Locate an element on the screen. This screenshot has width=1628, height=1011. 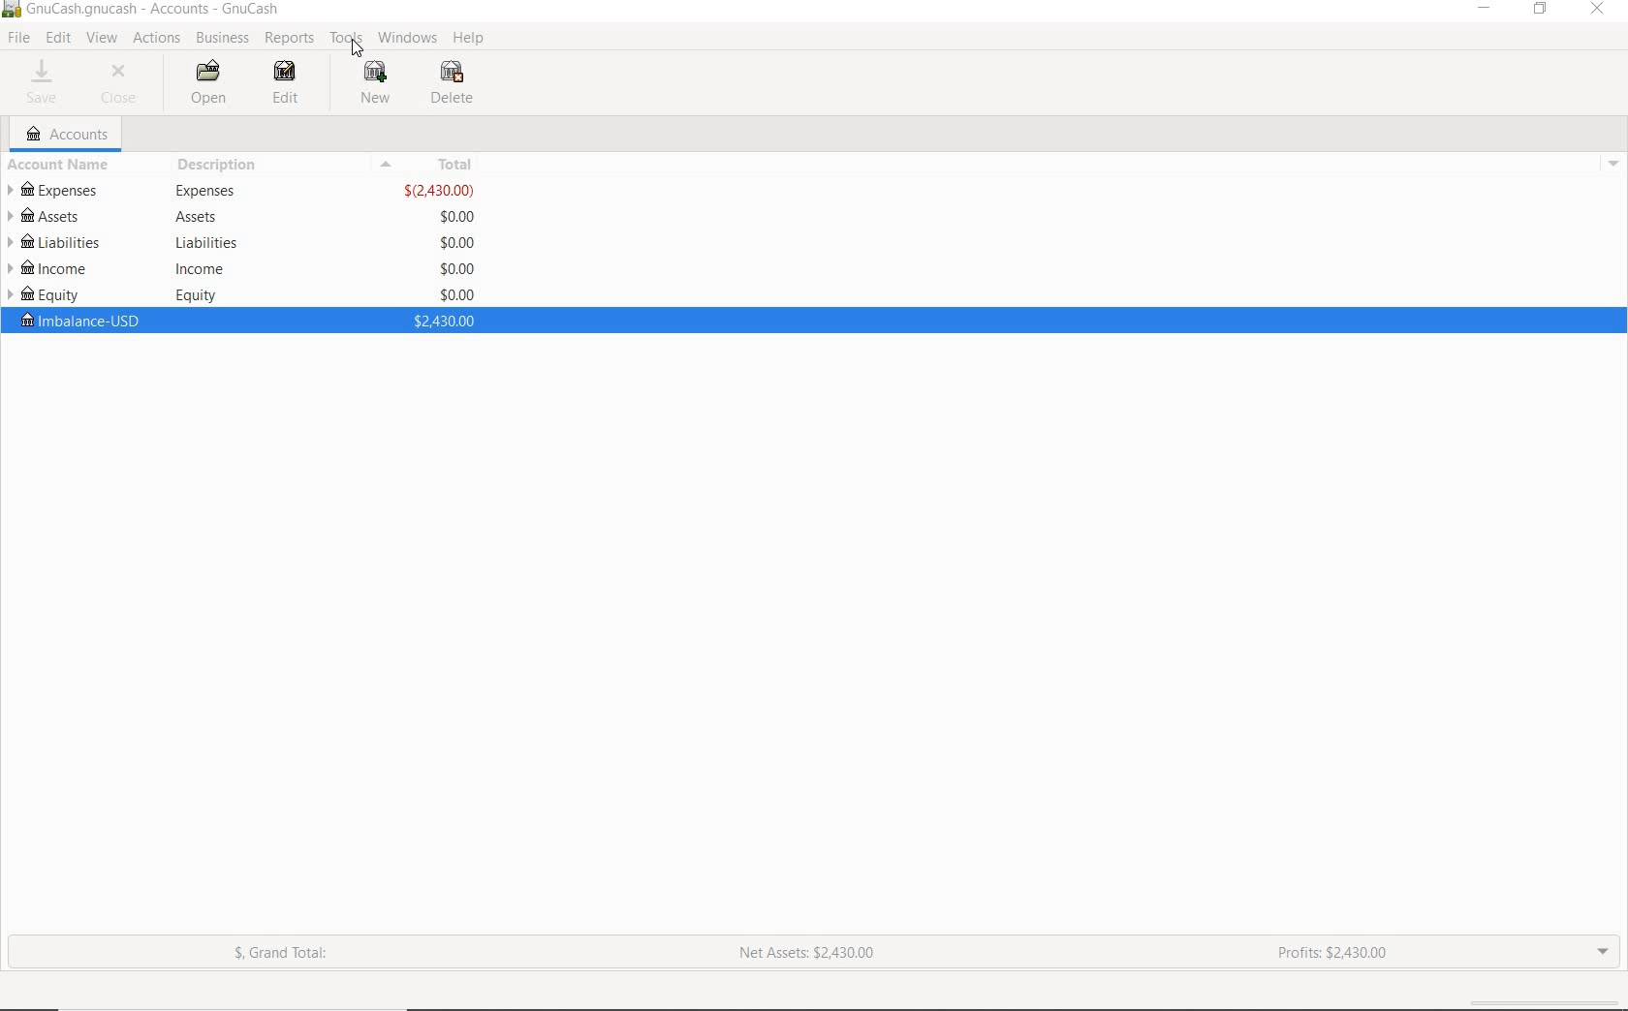
cursor is located at coordinates (360, 50).